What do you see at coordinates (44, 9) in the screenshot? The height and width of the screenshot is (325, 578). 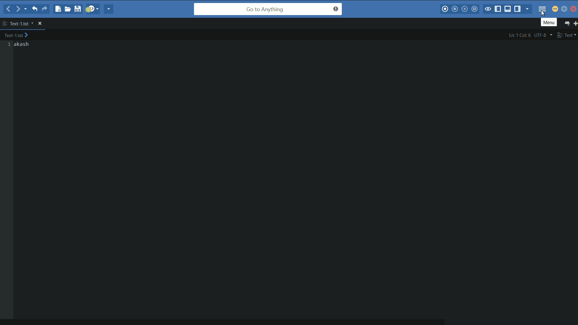 I see `redo` at bounding box center [44, 9].